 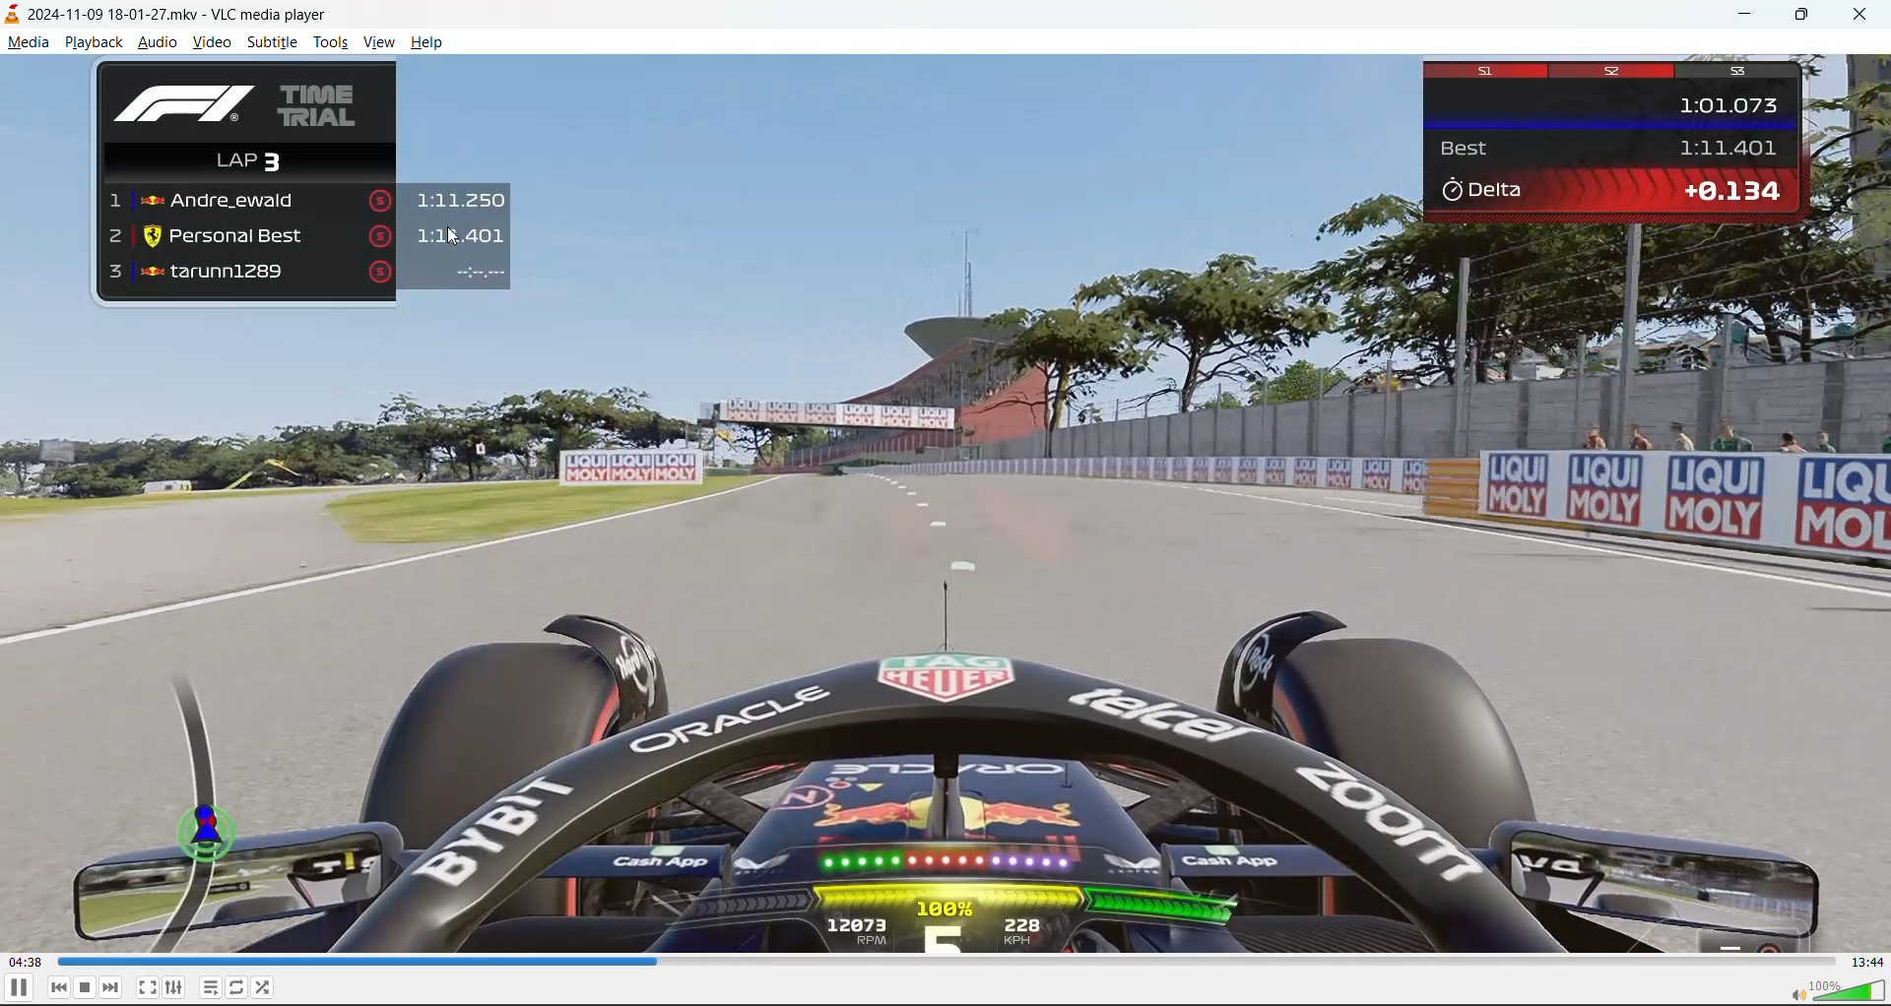 What do you see at coordinates (269, 986) in the screenshot?
I see `random` at bounding box center [269, 986].